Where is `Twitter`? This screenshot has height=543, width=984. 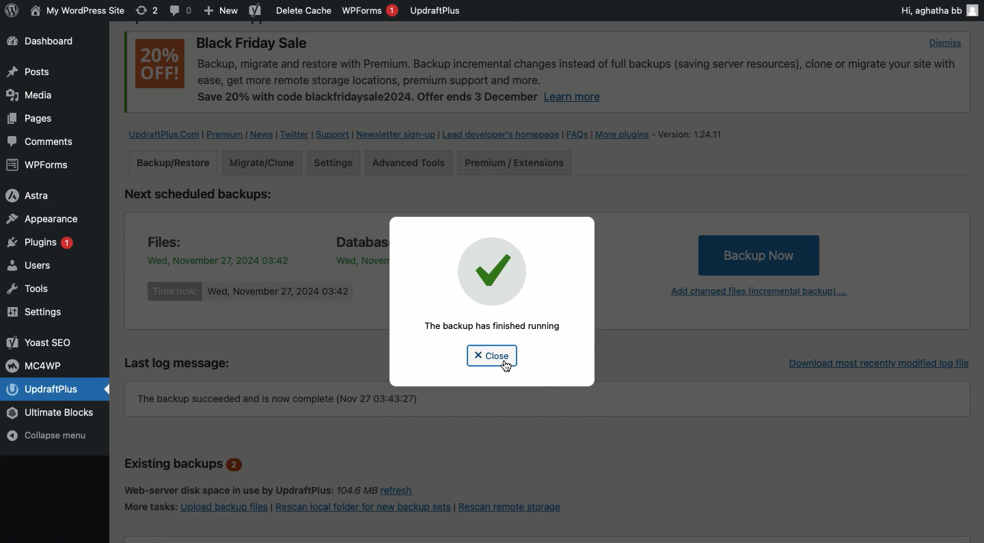
Twitter is located at coordinates (295, 135).